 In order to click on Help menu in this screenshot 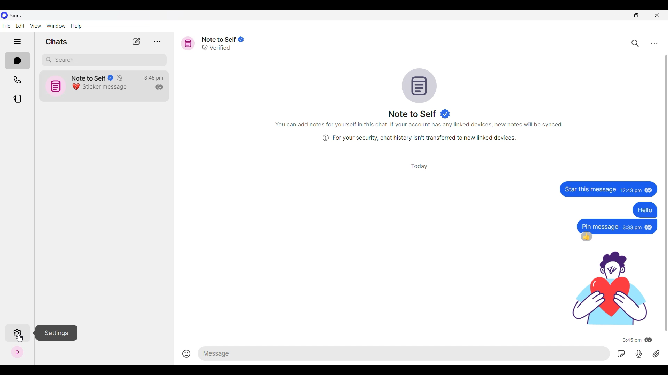, I will do `click(76, 26)`.